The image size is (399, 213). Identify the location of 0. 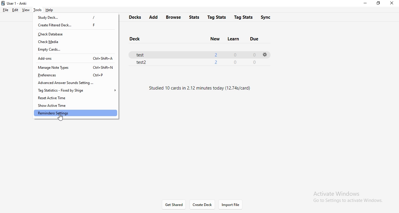
(254, 54).